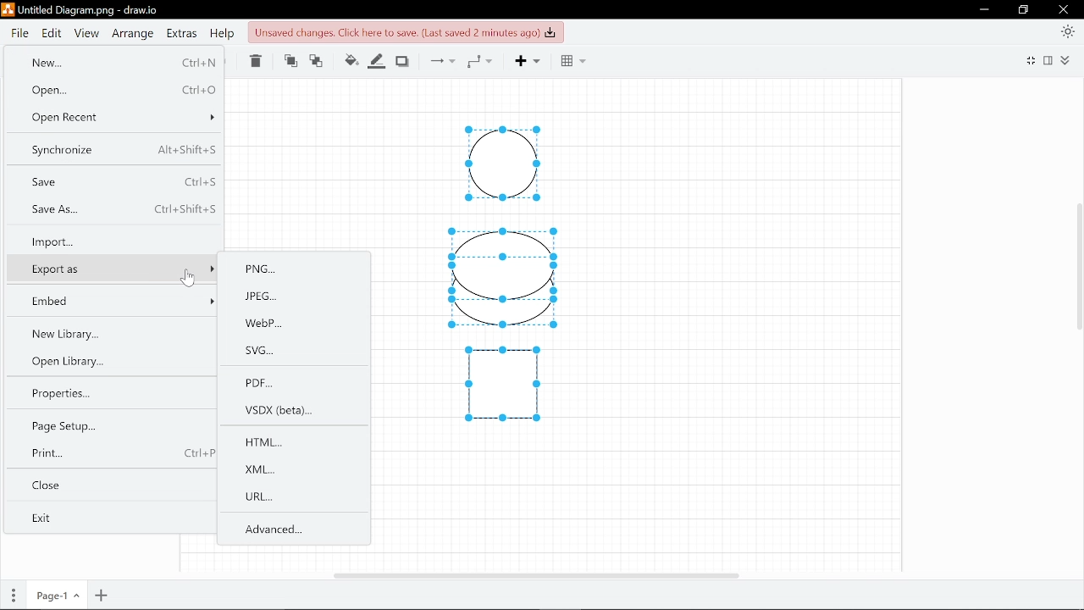 This screenshot has height=610, width=1084. Describe the element at coordinates (404, 61) in the screenshot. I see `Shadow` at that location.